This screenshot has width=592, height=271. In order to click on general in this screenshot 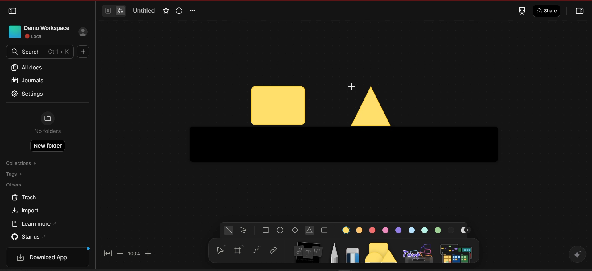, I will do `click(229, 231)`.